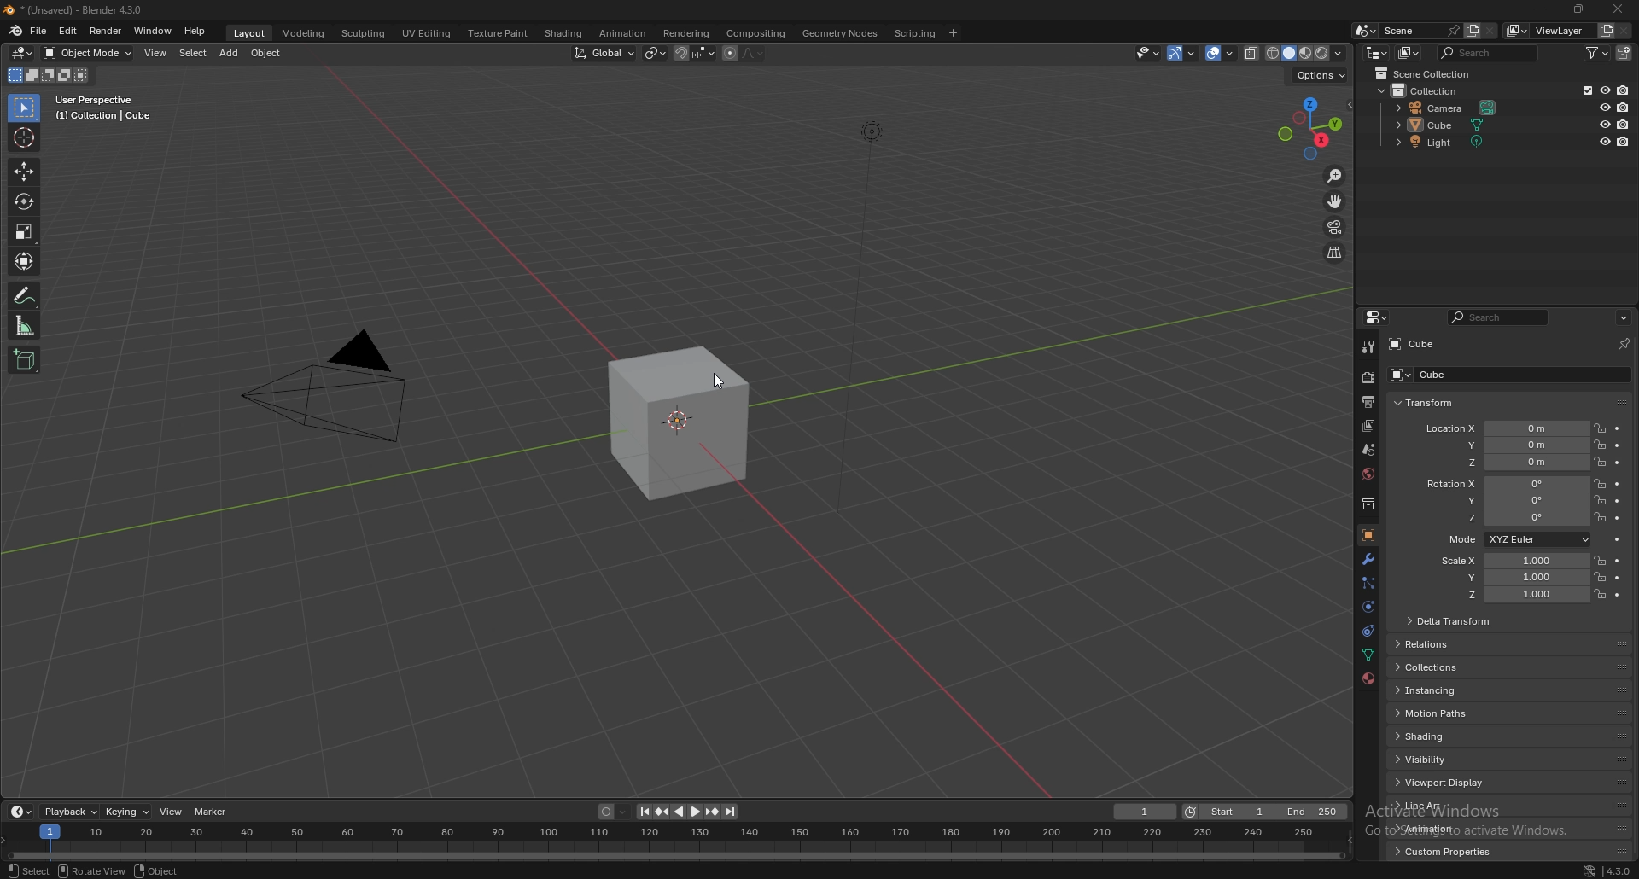 The image size is (1639, 879). What do you see at coordinates (1449, 125) in the screenshot?
I see `cube` at bounding box center [1449, 125].